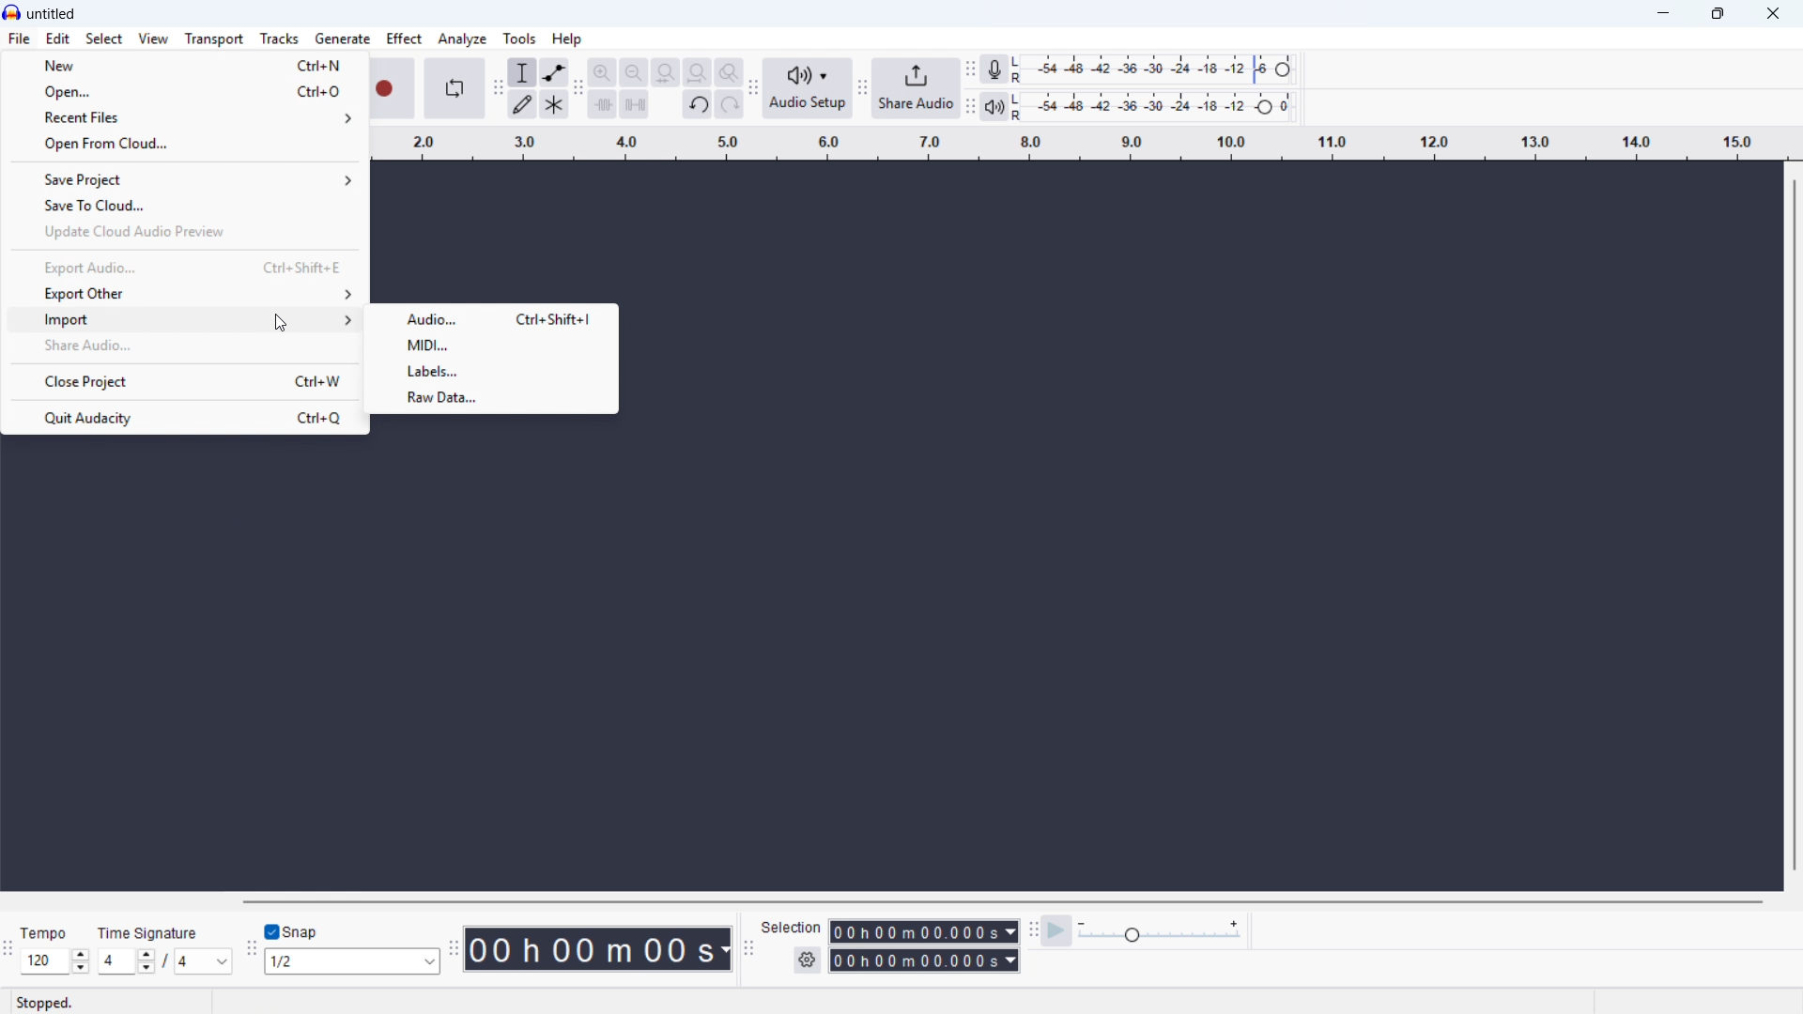  Describe the element at coordinates (183, 146) in the screenshot. I see `Open from cloud ` at that location.